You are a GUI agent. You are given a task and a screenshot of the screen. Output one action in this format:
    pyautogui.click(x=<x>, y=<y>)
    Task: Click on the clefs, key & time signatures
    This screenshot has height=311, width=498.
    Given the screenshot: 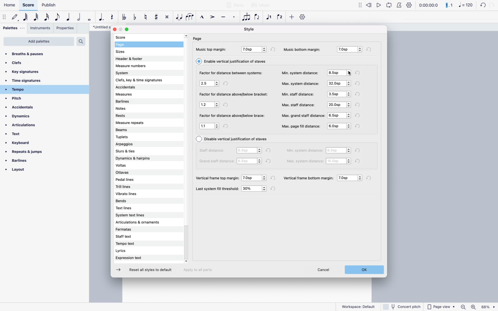 What is the action you would take?
    pyautogui.click(x=146, y=80)
    